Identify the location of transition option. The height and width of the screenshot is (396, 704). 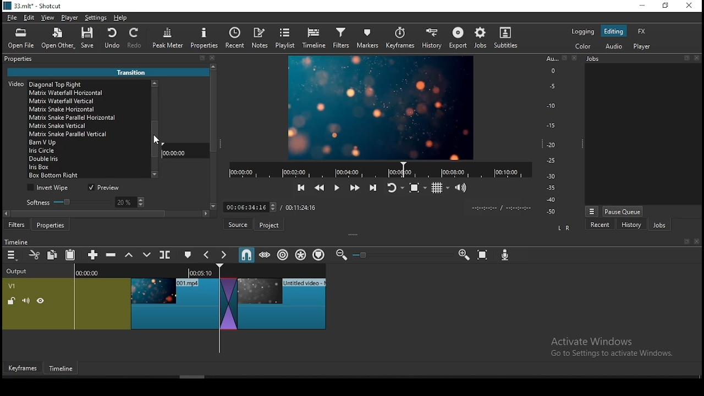
(89, 160).